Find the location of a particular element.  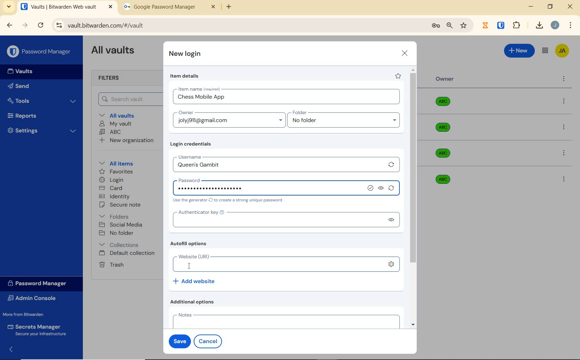

unhide is located at coordinates (390, 220).